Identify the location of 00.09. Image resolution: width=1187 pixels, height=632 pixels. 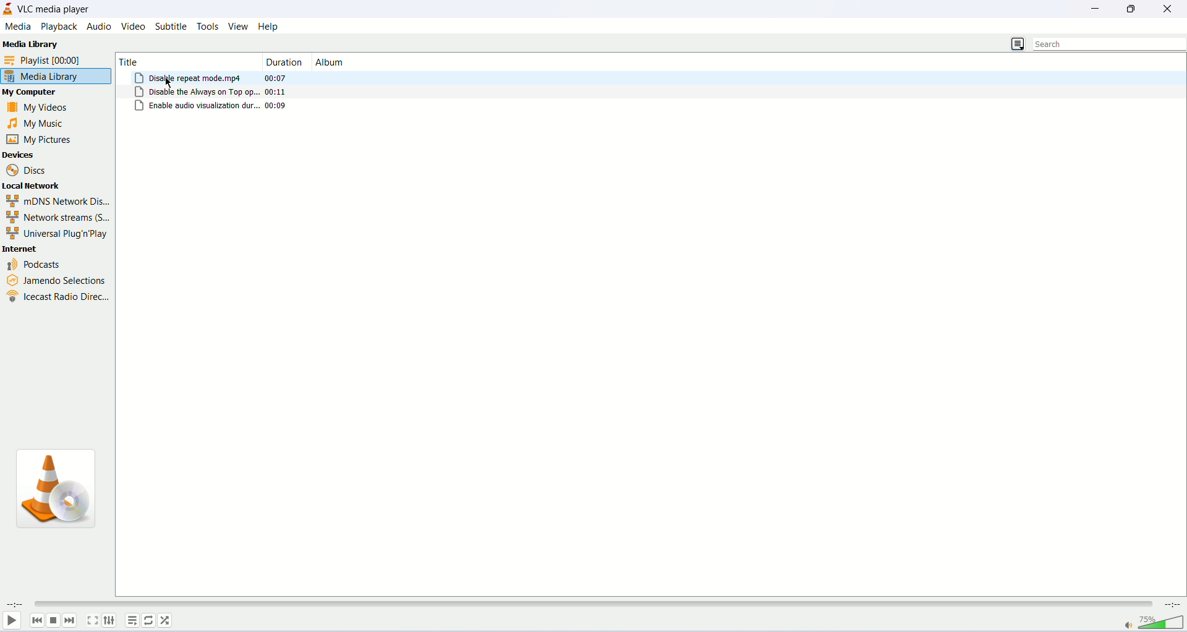
(277, 105).